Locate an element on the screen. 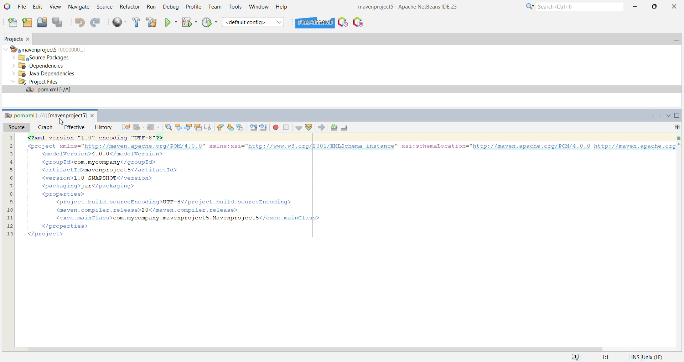  <properties> is located at coordinates (66, 194).